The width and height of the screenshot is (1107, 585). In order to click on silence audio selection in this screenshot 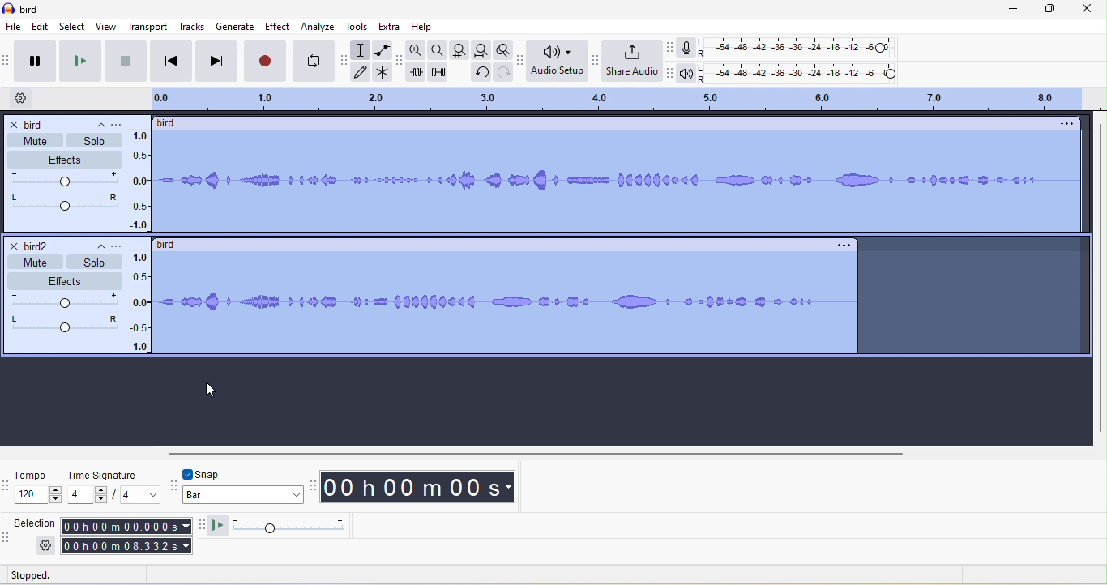, I will do `click(442, 72)`.